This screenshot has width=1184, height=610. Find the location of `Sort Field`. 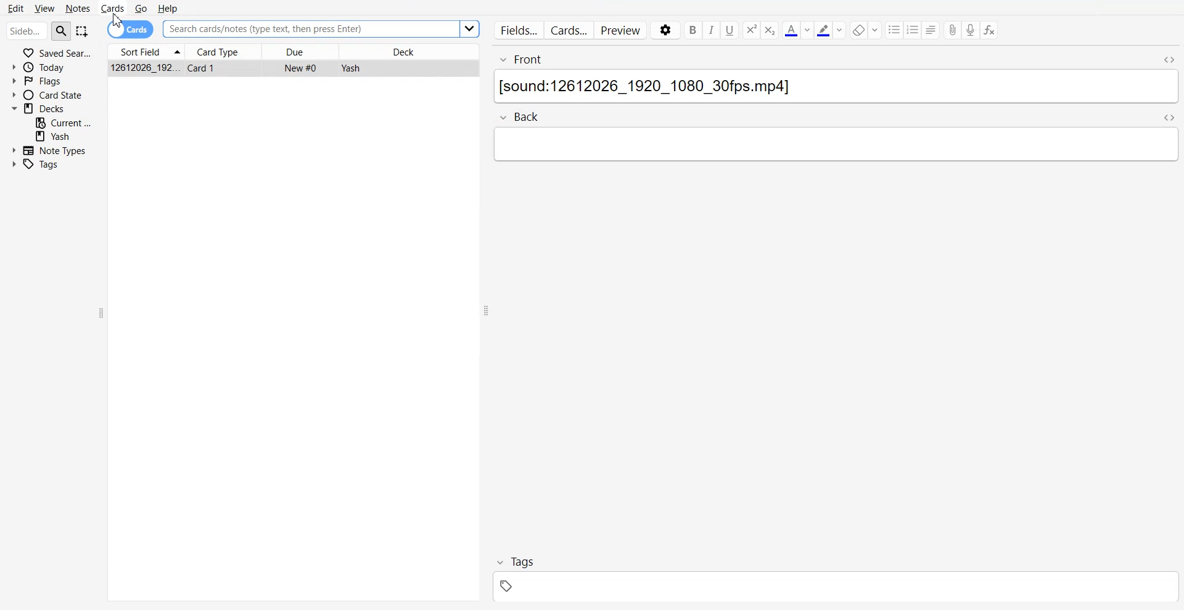

Sort Field is located at coordinates (145, 51).